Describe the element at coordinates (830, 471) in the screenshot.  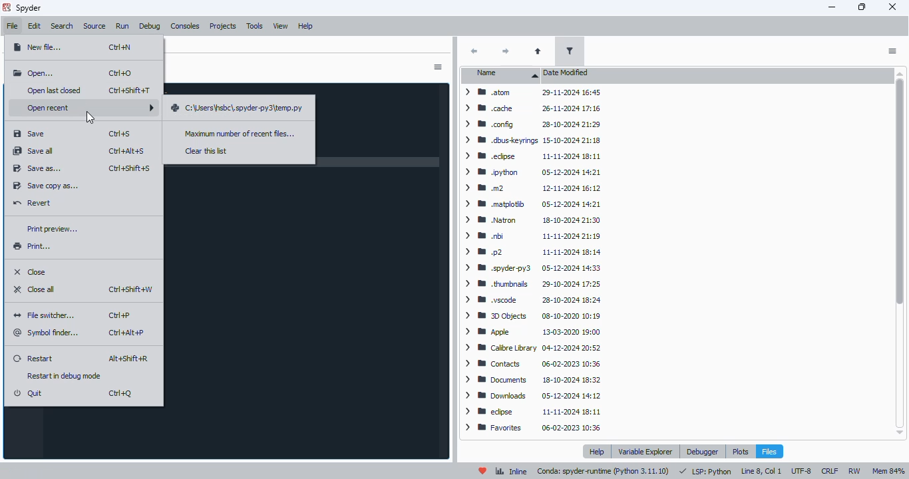
I see `CRLF` at that location.